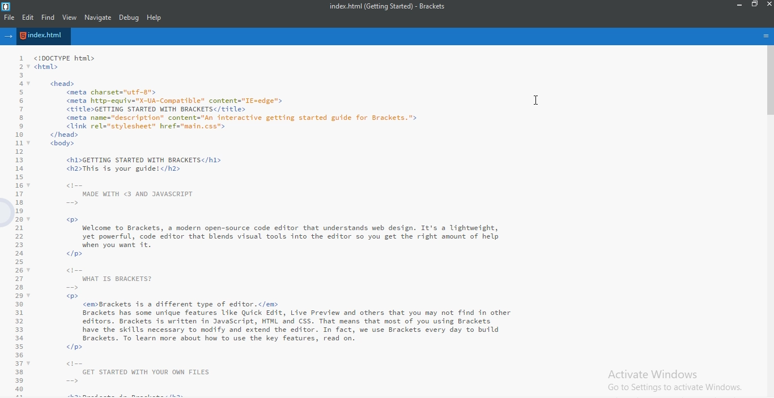  I want to click on logo, so click(7, 6).